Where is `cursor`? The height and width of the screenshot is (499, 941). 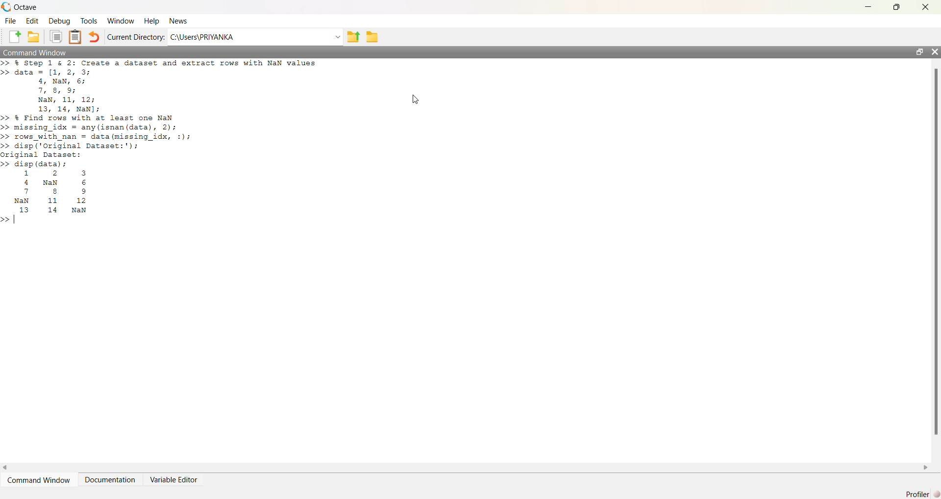
cursor is located at coordinates (416, 100).